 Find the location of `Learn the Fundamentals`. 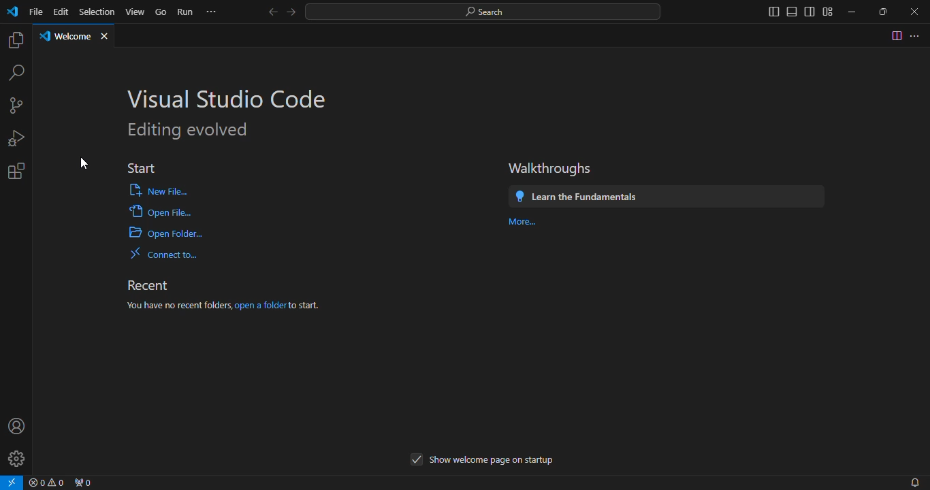

Learn the Fundamentals is located at coordinates (577, 195).